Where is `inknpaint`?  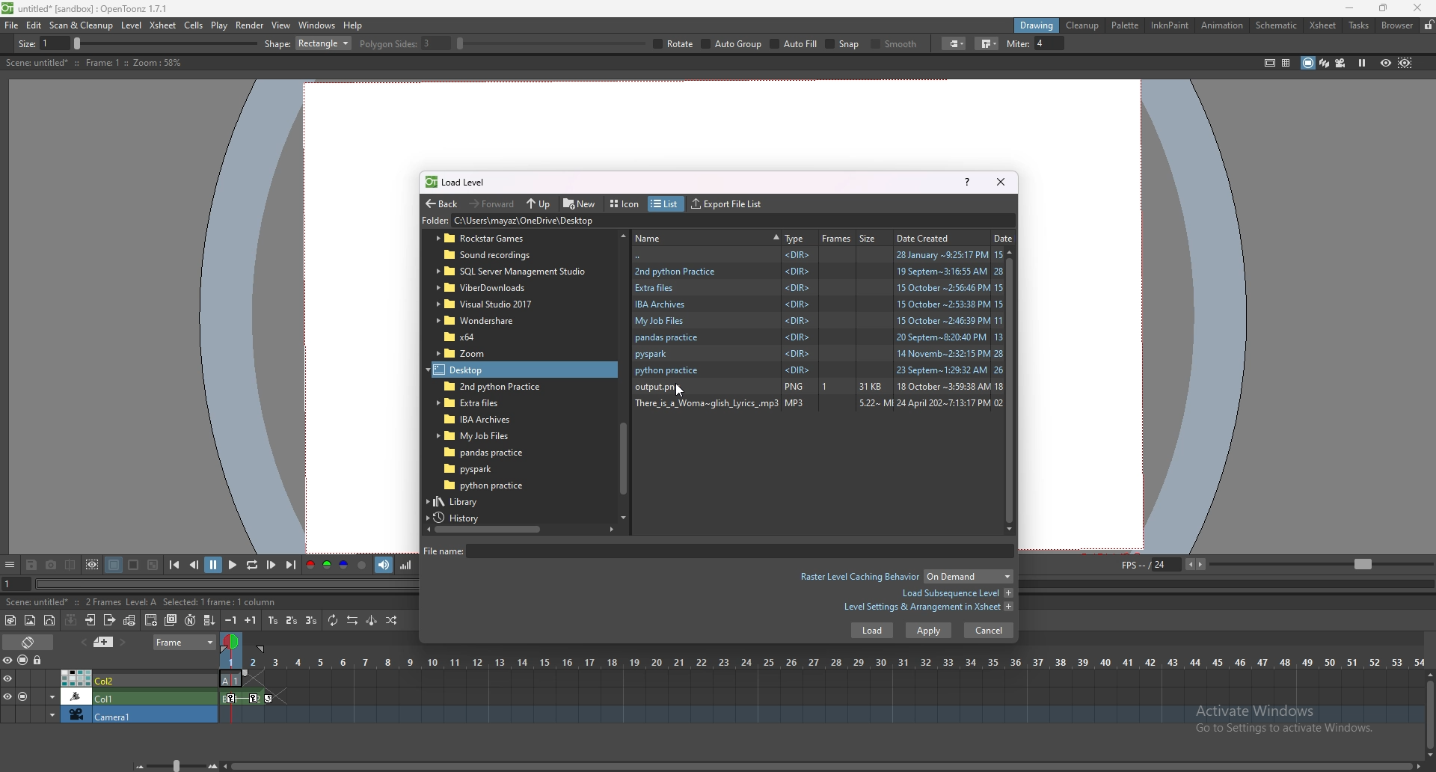 inknpaint is located at coordinates (1170, 25).